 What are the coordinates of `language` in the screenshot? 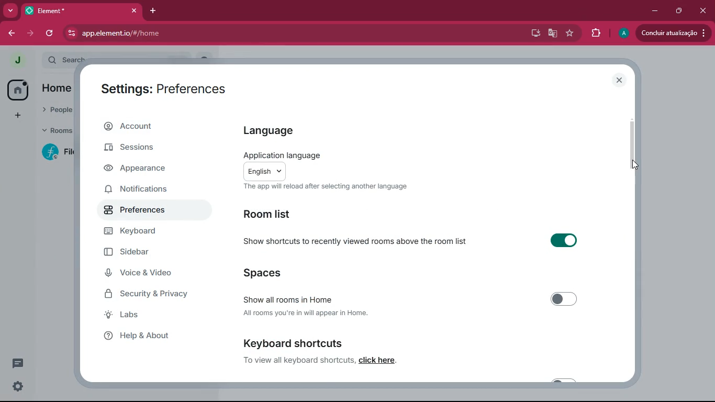 It's located at (271, 128).